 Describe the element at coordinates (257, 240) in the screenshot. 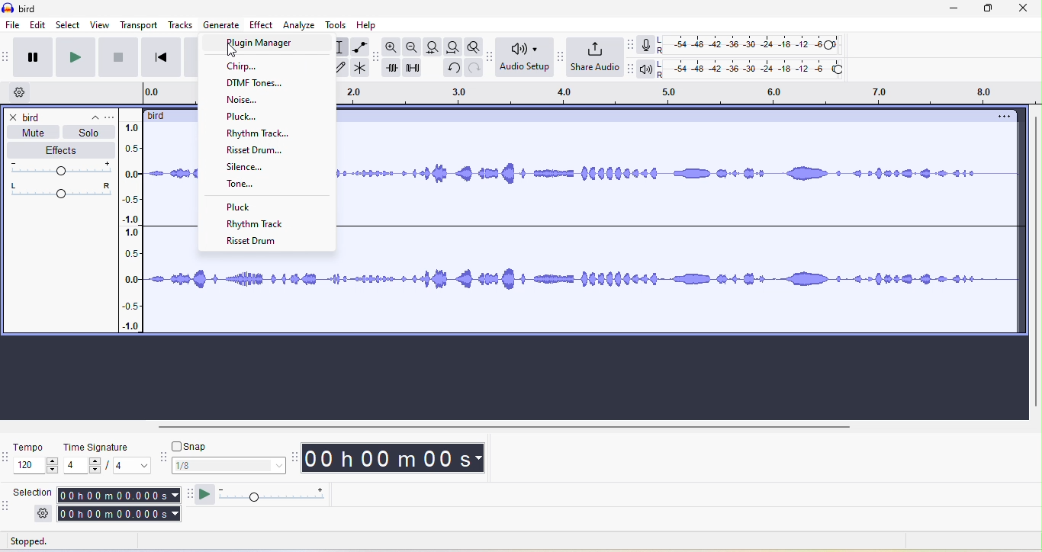

I see `risset drum` at that location.